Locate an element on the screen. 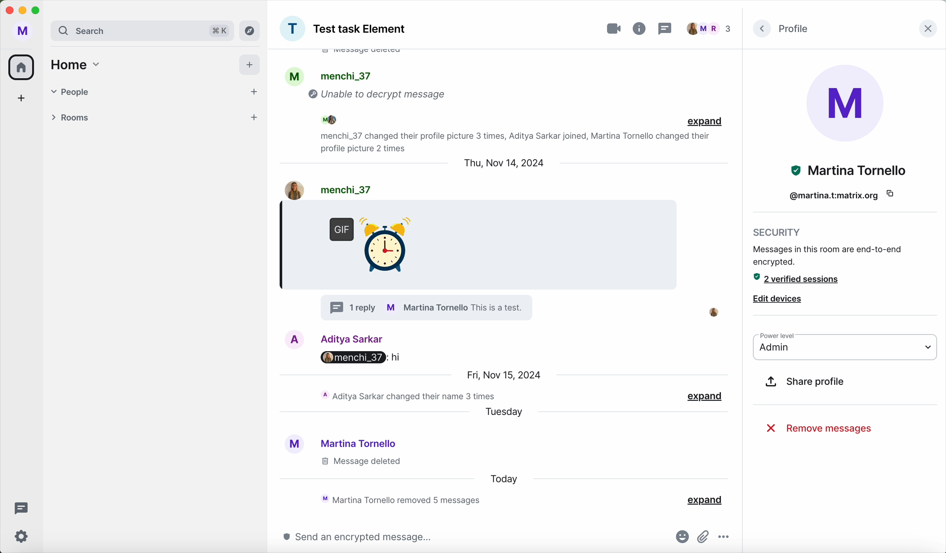 This screenshot has width=946, height=553. expand is located at coordinates (703, 122).